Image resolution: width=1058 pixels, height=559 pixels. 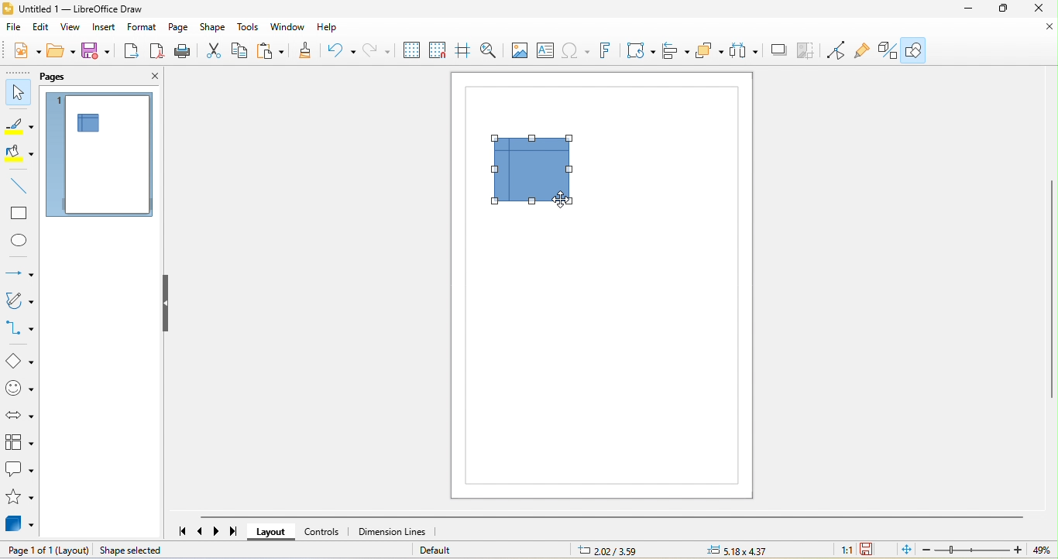 What do you see at coordinates (1019, 550) in the screenshot?
I see `Zoom in ` at bounding box center [1019, 550].